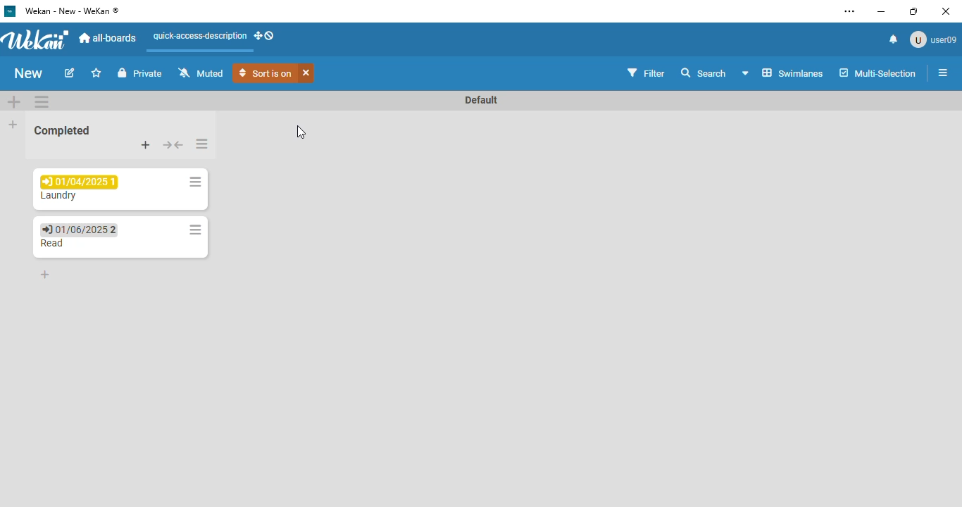  Describe the element at coordinates (61, 196) in the screenshot. I see `Laundry` at that location.